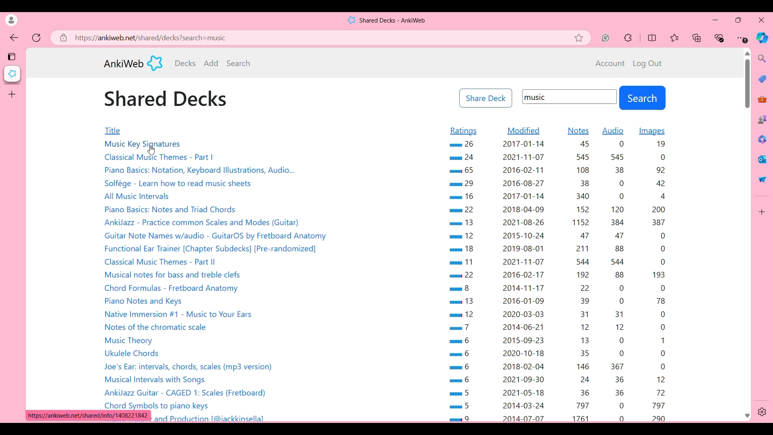  I want to click on Input search, so click(570, 97).